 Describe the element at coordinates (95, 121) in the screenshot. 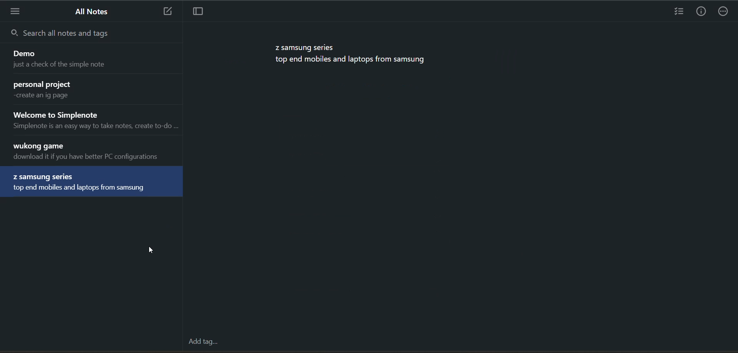

I see `Welcome to Simplenote
Simplenote is an easy way to take notes, create to-do ...` at that location.